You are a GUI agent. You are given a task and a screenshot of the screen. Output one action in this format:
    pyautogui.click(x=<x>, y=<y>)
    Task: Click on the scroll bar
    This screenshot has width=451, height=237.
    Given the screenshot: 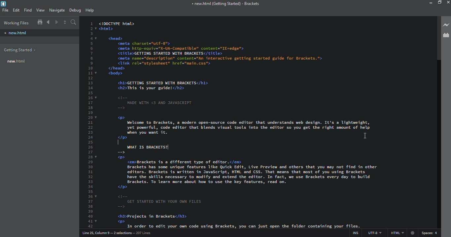 What is the action you would take?
    pyautogui.click(x=436, y=38)
    